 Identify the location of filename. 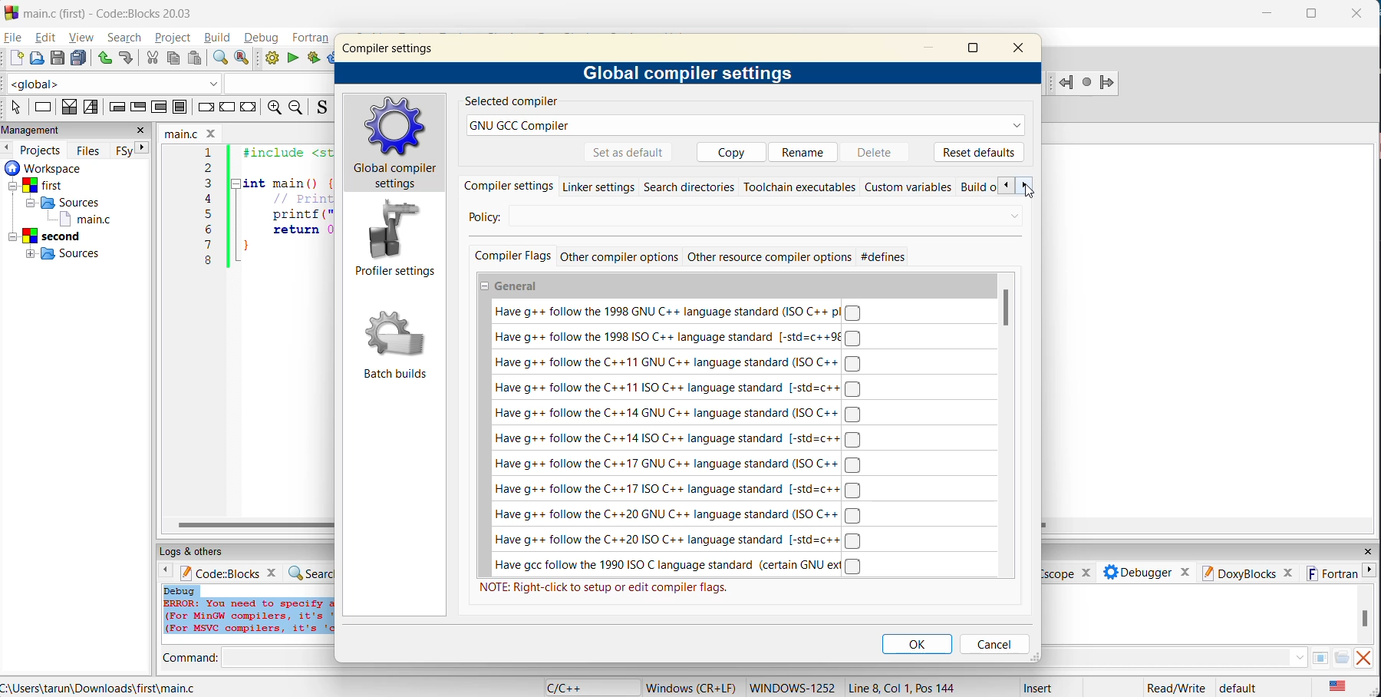
(190, 132).